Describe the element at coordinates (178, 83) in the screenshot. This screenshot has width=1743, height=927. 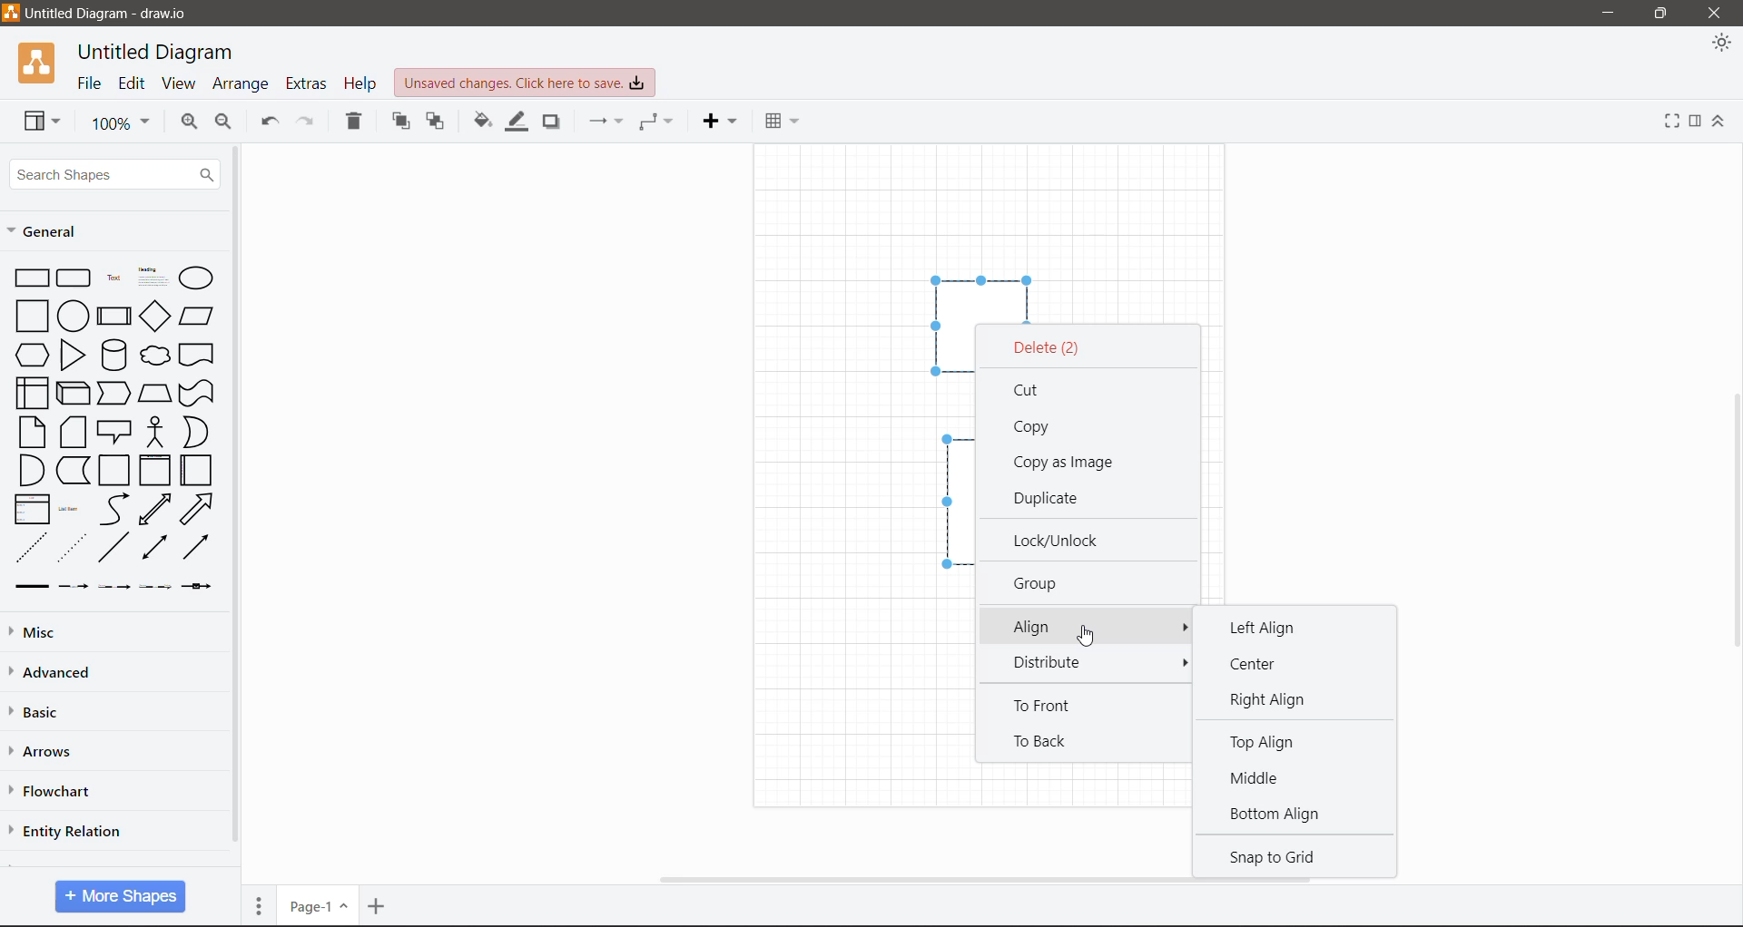
I see `View` at that location.